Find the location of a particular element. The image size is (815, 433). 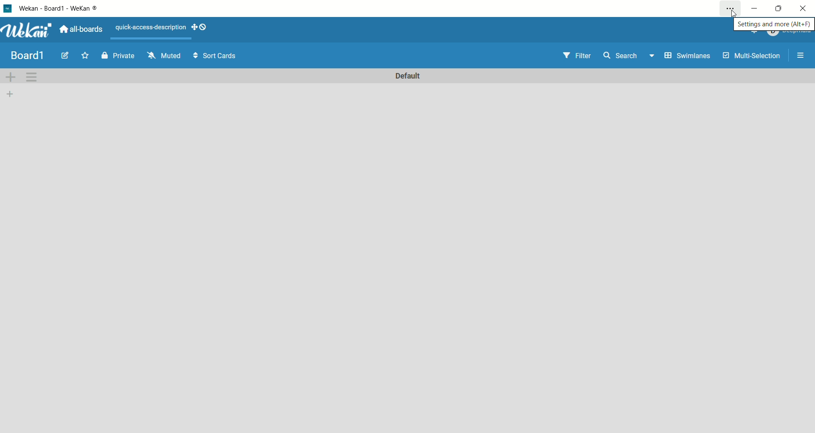

favorite is located at coordinates (86, 55).